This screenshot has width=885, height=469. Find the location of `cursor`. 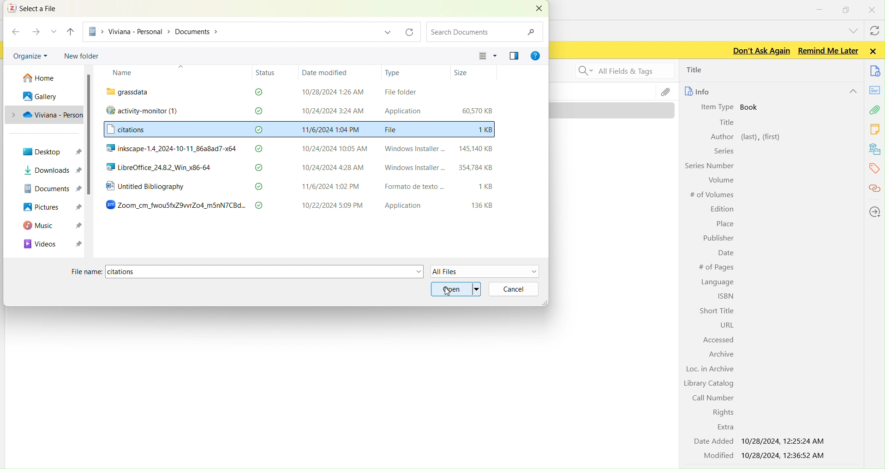

cursor is located at coordinates (446, 293).